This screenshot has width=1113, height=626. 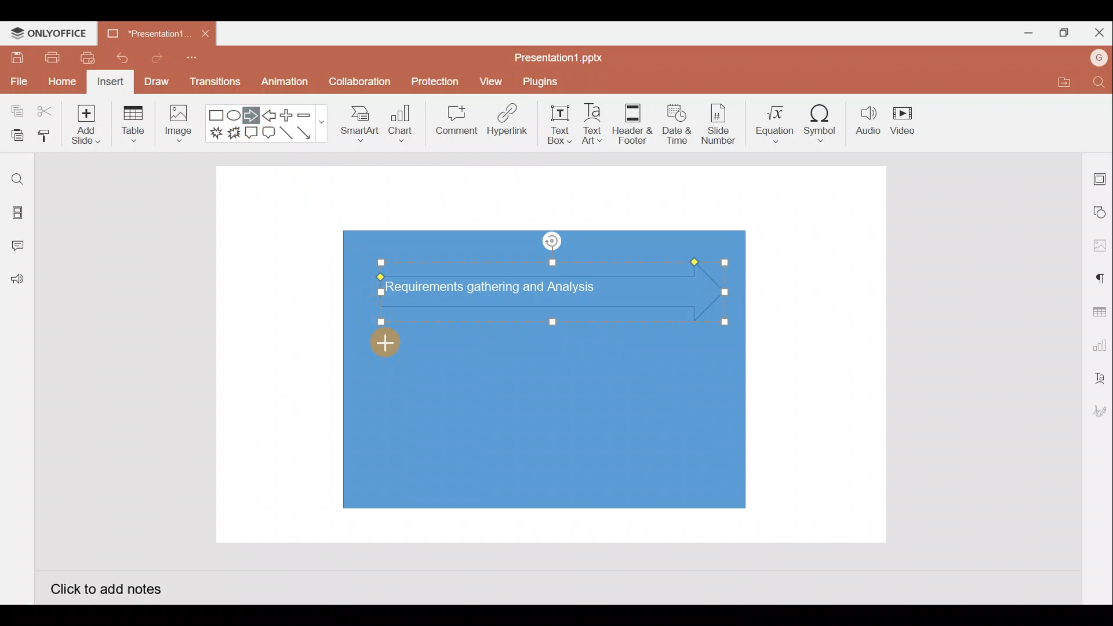 What do you see at coordinates (111, 82) in the screenshot?
I see `Insert` at bounding box center [111, 82].